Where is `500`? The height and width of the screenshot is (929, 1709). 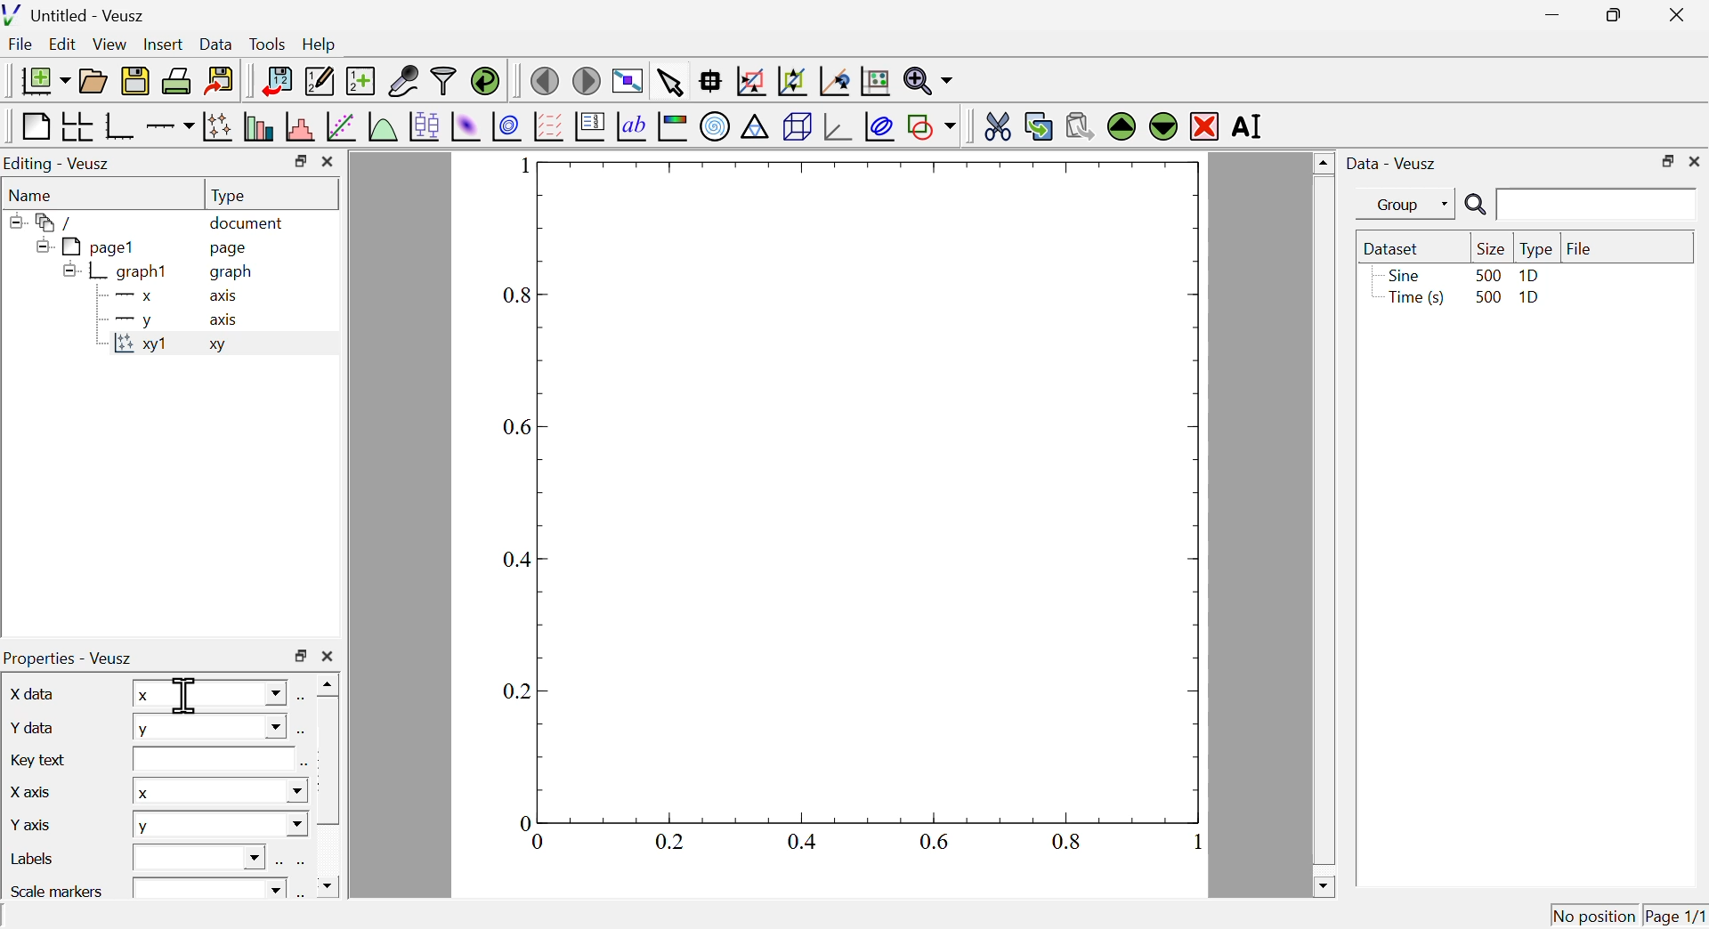 500 is located at coordinates (1486, 298).